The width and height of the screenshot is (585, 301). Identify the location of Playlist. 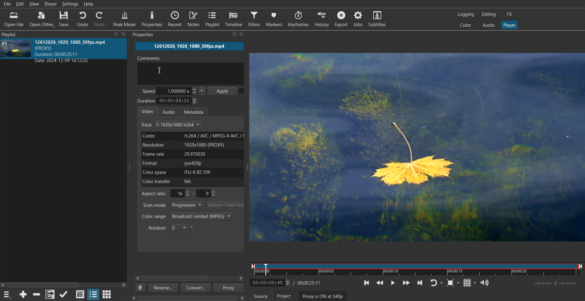
(213, 19).